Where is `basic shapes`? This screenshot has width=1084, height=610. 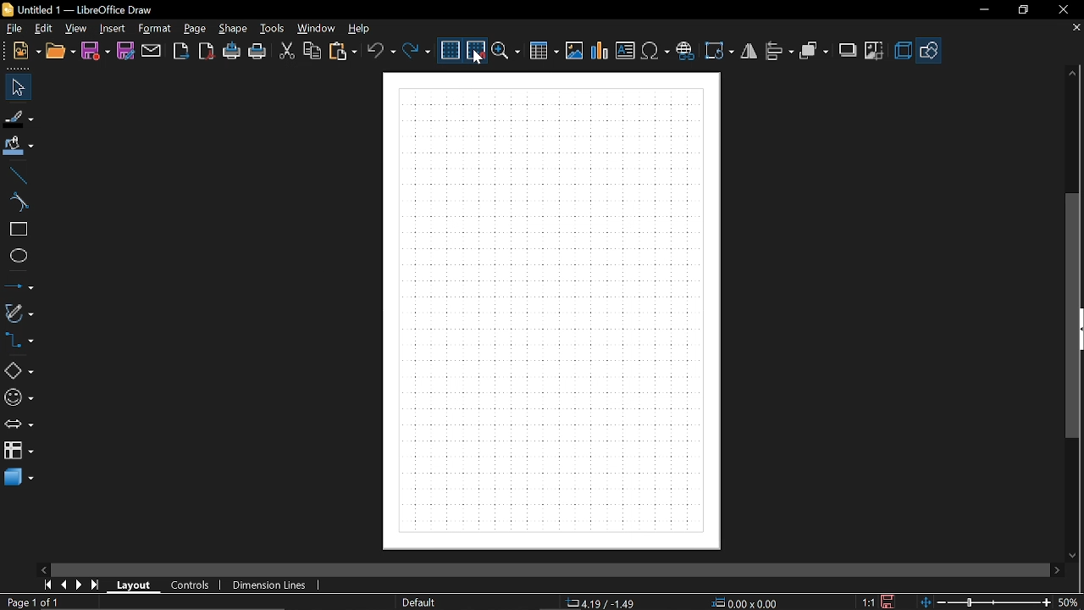 basic shapes is located at coordinates (932, 51).